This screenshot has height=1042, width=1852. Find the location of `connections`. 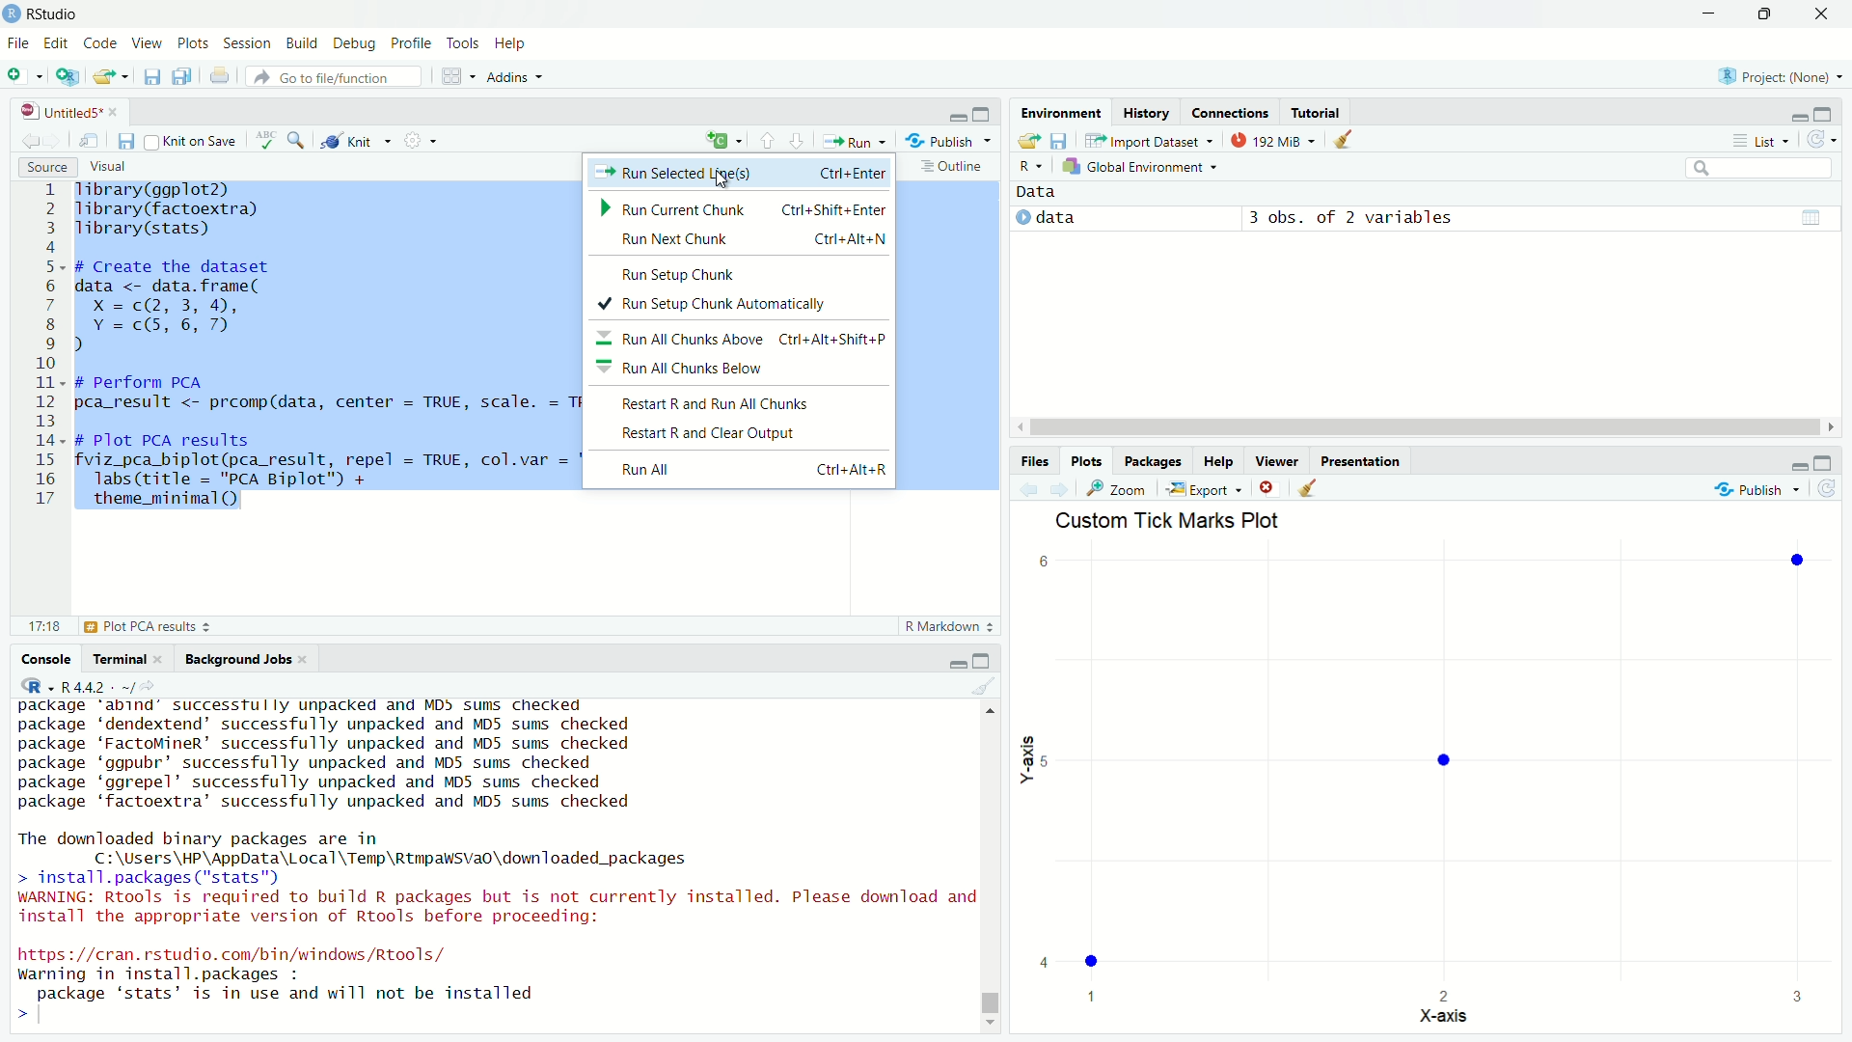

connections is located at coordinates (1229, 112).